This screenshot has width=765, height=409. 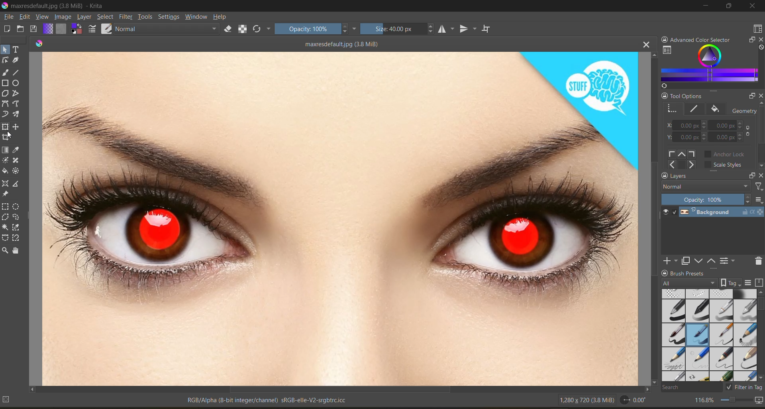 I want to click on Brush Presets, so click(x=704, y=273).